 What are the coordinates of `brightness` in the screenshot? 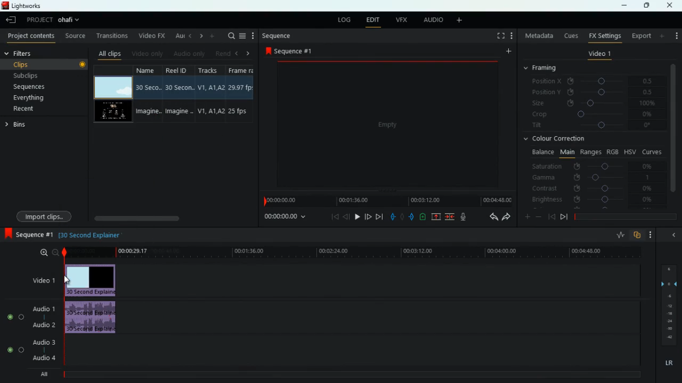 It's located at (591, 199).